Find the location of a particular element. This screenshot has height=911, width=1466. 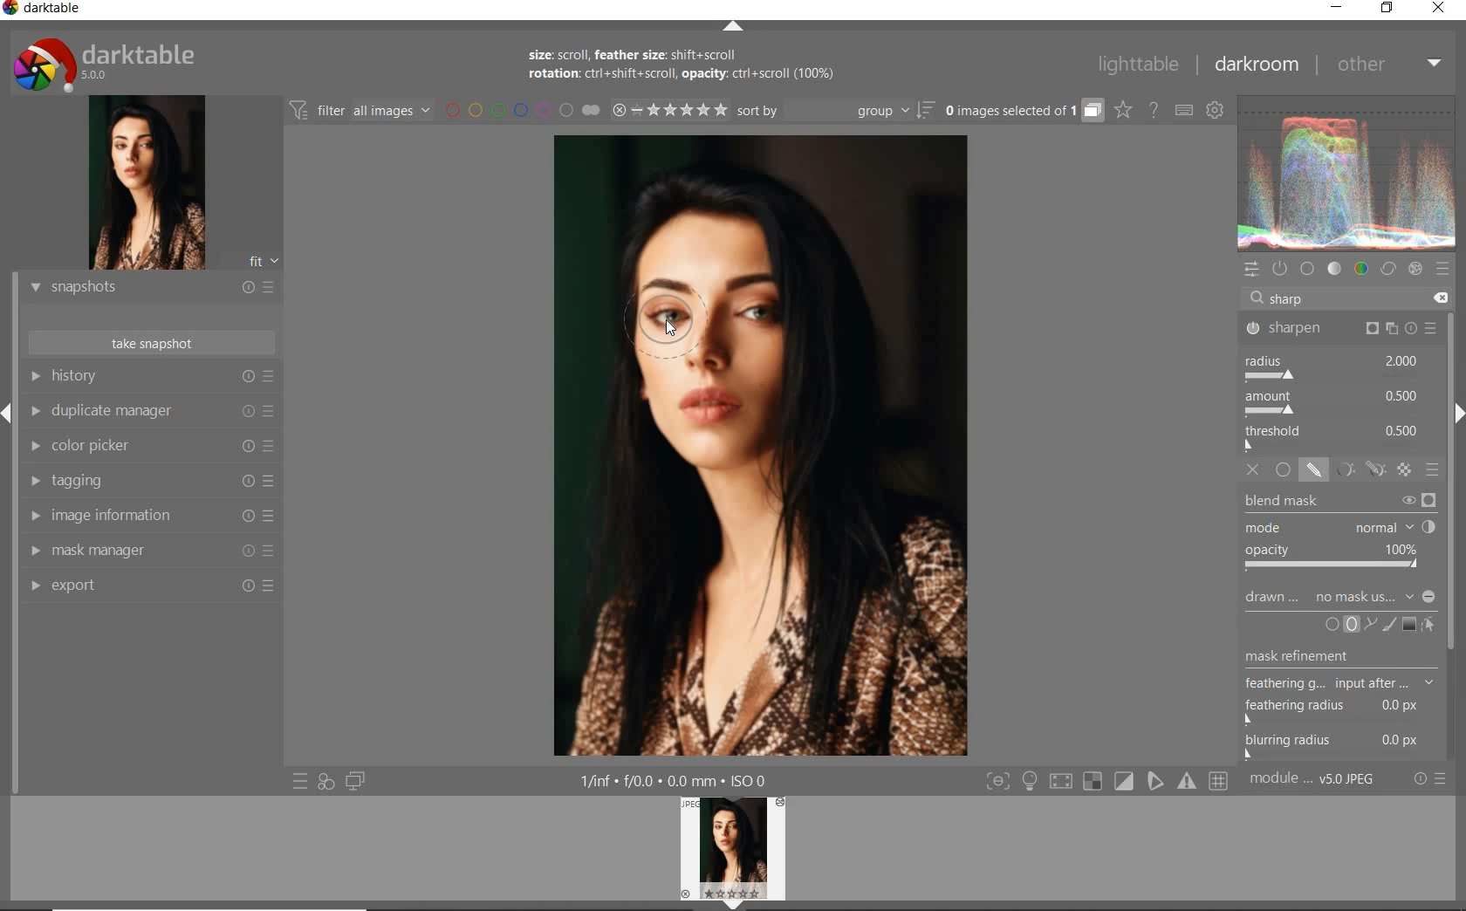

sort is located at coordinates (836, 110).